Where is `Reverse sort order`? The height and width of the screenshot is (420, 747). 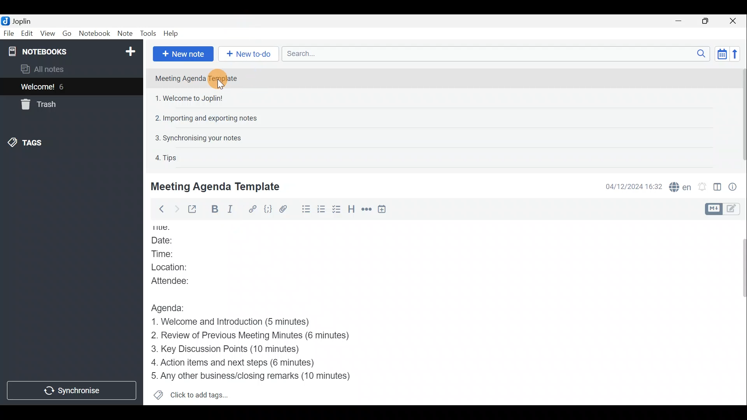
Reverse sort order is located at coordinates (736, 54).